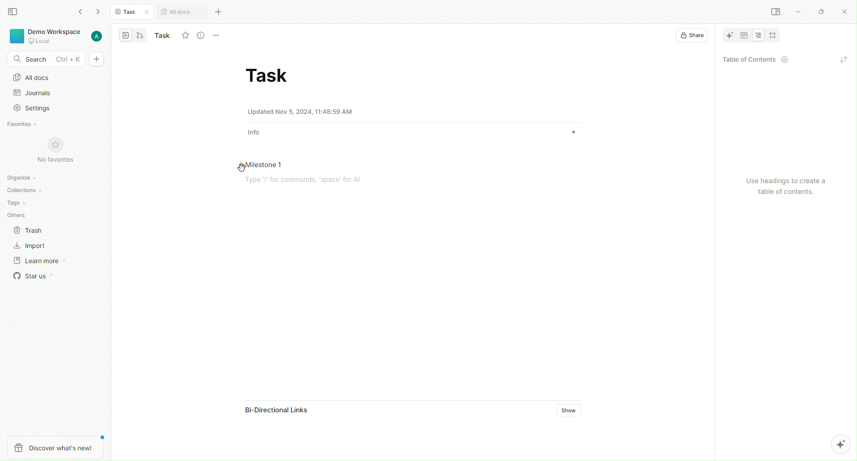  What do you see at coordinates (754, 60) in the screenshot?
I see `Table of Contents` at bounding box center [754, 60].